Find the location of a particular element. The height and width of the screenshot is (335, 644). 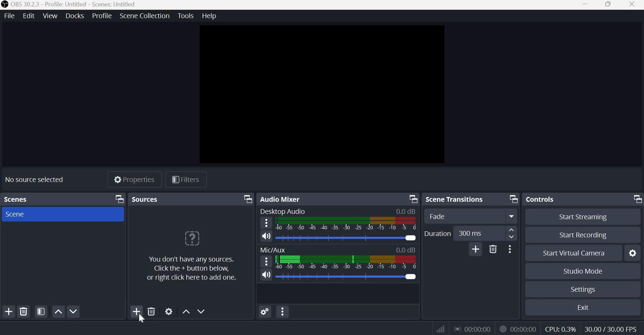

cursor is located at coordinates (142, 319).